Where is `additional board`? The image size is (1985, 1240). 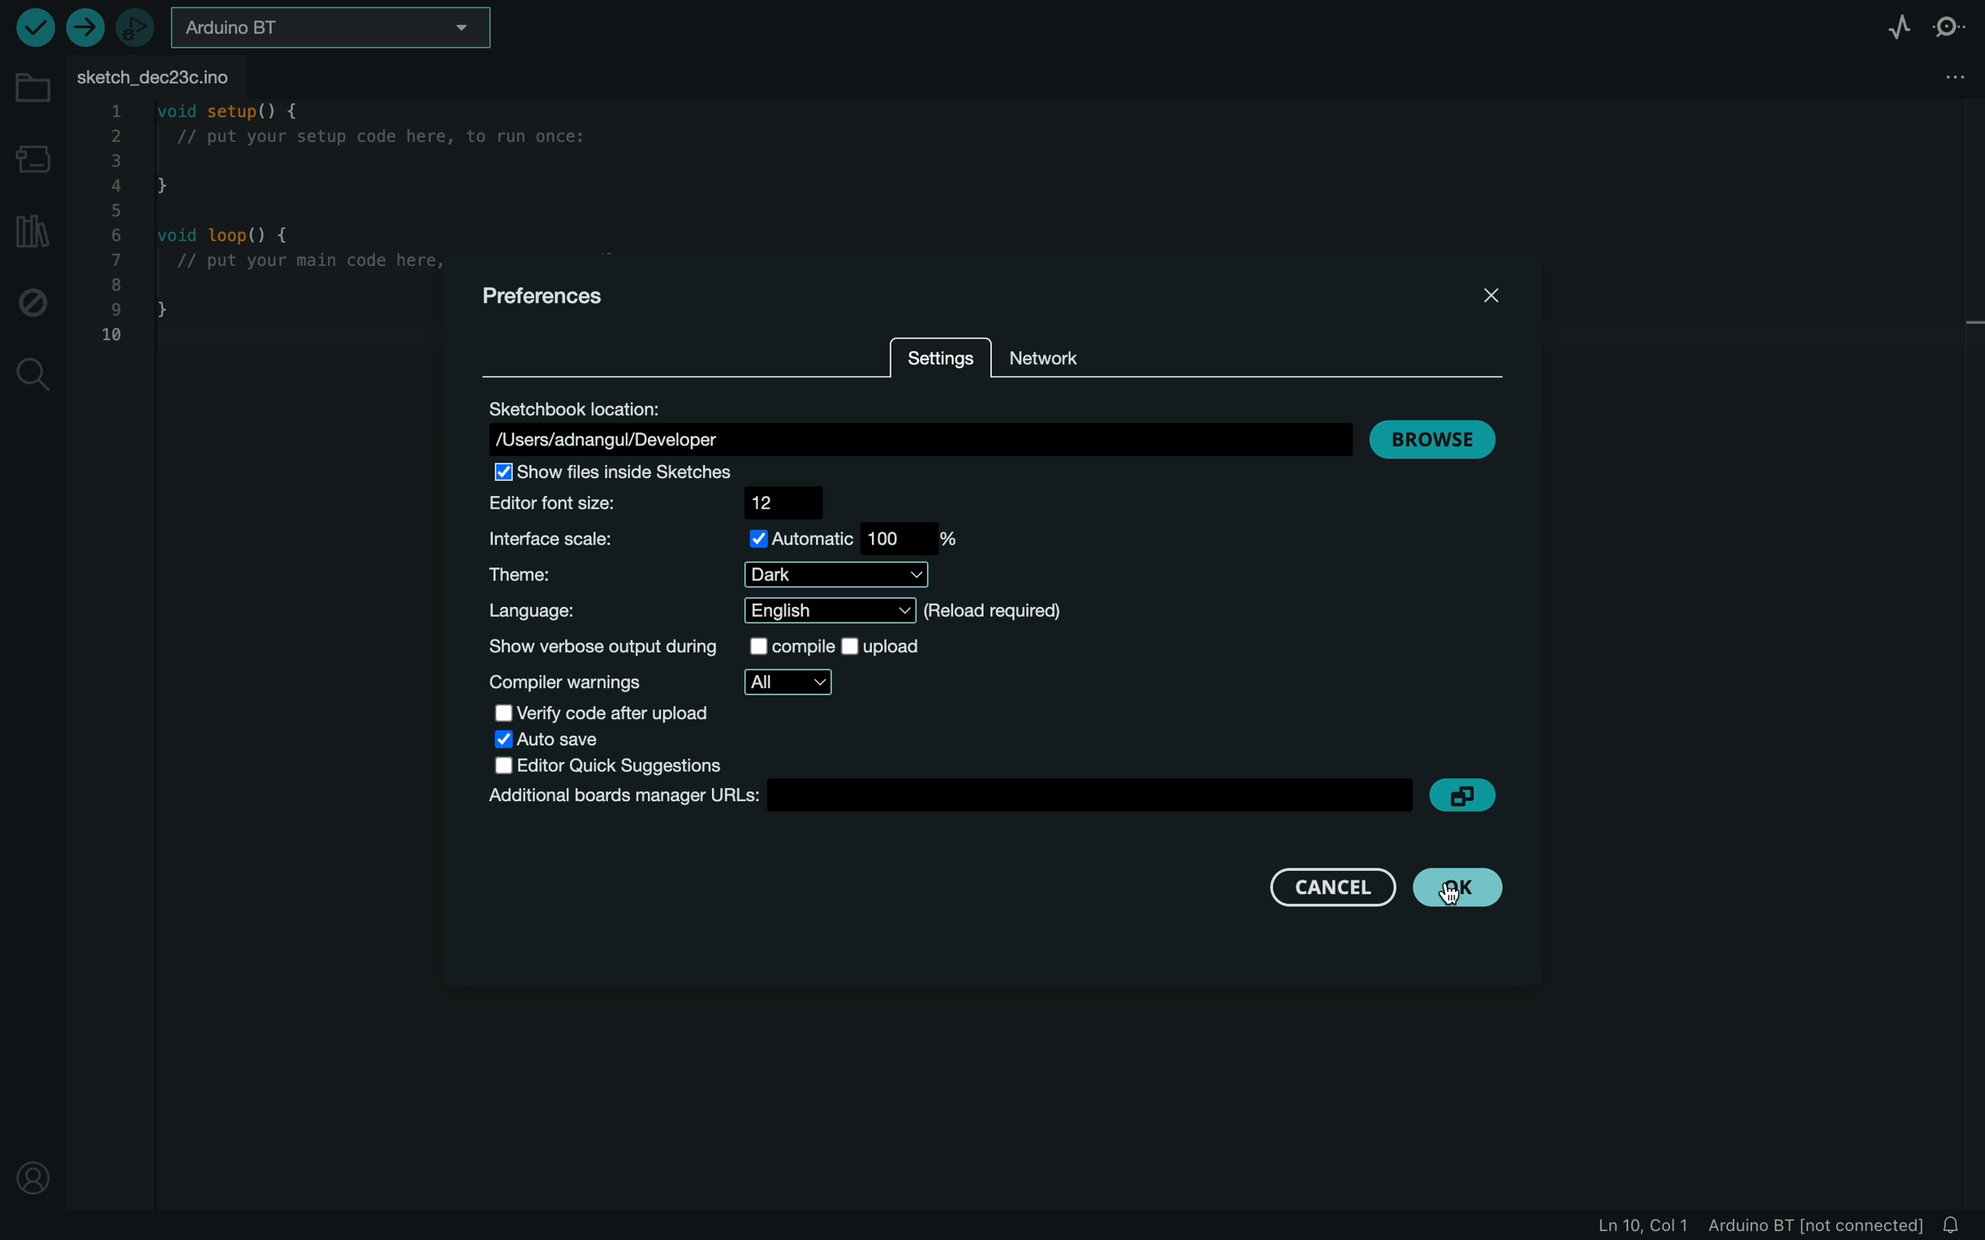 additional board is located at coordinates (947, 796).